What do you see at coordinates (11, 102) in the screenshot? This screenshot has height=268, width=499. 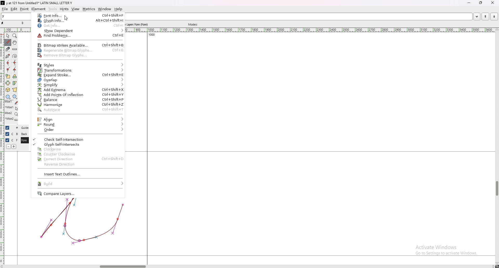 I see `mse 1` at bounding box center [11, 102].